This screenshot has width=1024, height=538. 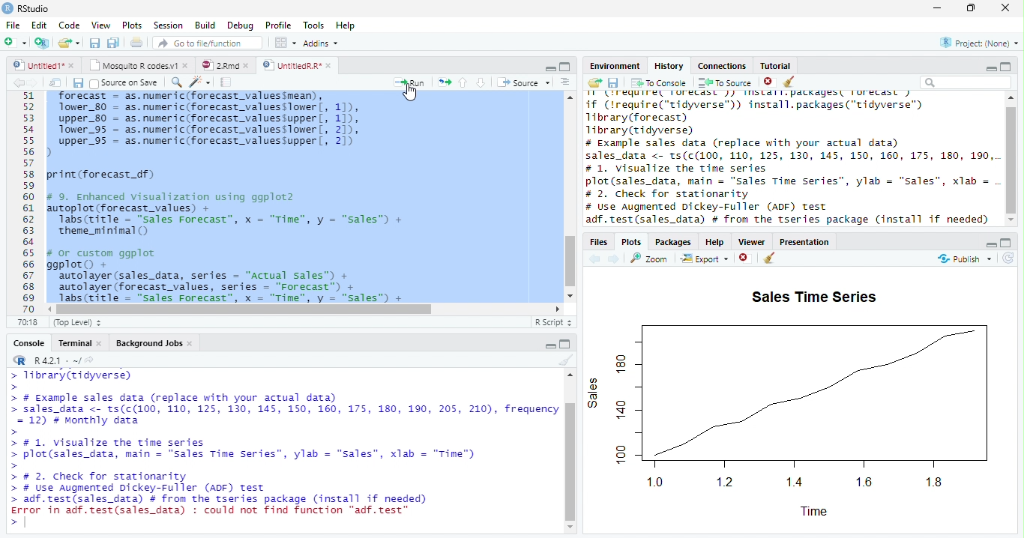 What do you see at coordinates (792, 159) in the screenshot?
I see `17 (lrequire("tidyverse’)) install.packages("tidyverse’)
Tibrary (forecast)

Tibrary(tidyverse)

# Example sales data (replace with your actual data)

sales_data <- ts(c(100, 110, 125, 130, 145, 150, 160, 175, 180, 190,
#1. visualize the time series

plot(sales_data, main = "sales Time Series”, ylab = “sales”, xlab =
#2. Check for stationarity

# Use Augmented Dickey-Fuller (ADF) test

ull. tart Cuties etd # Thue the taeries sbane Clastall IF smmlinl)` at bounding box center [792, 159].